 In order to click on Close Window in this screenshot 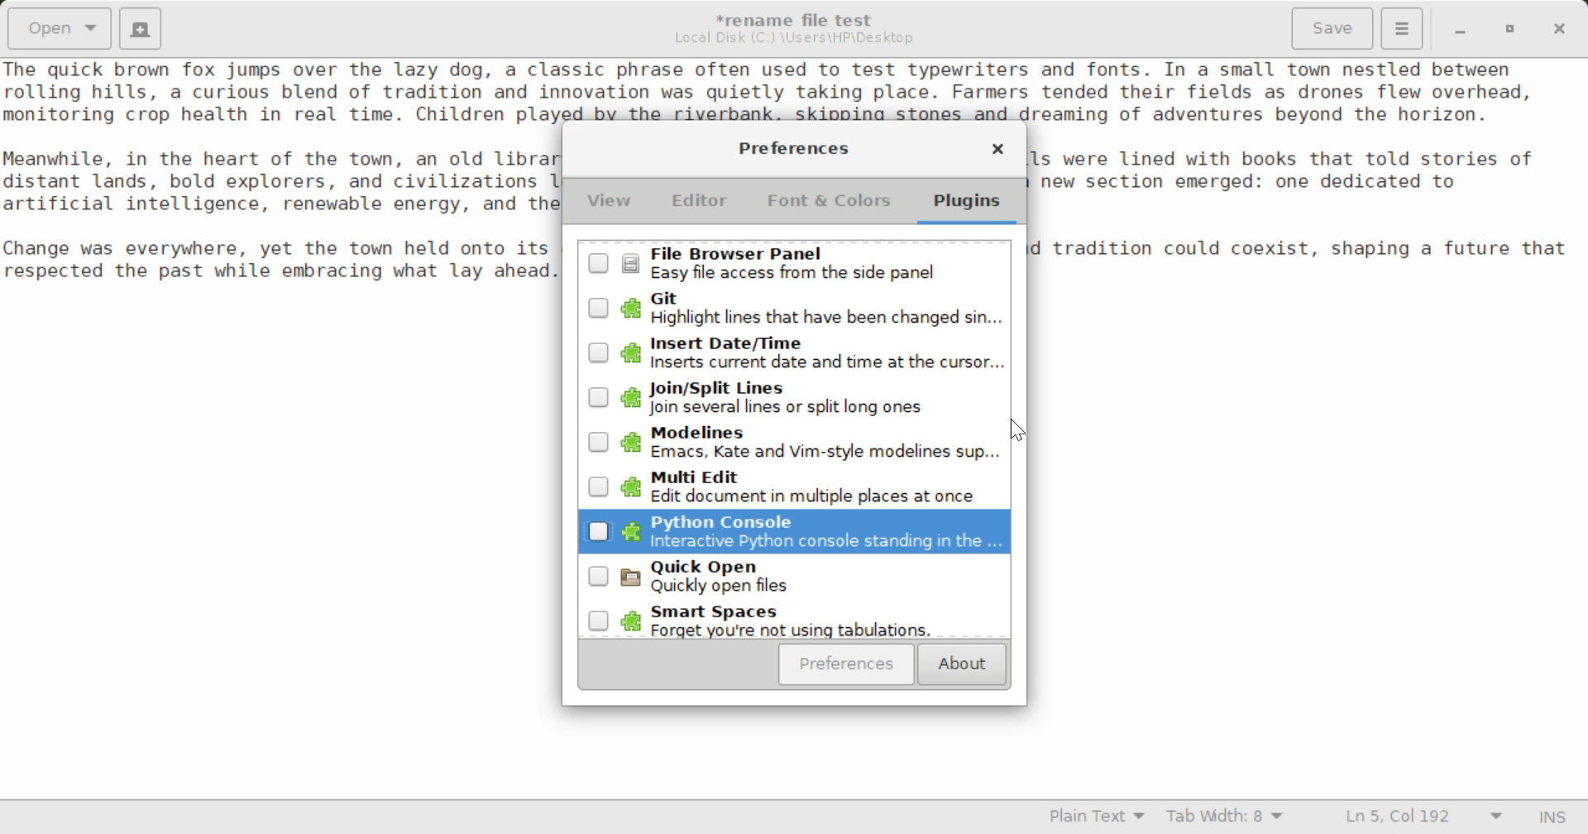, I will do `click(997, 151)`.